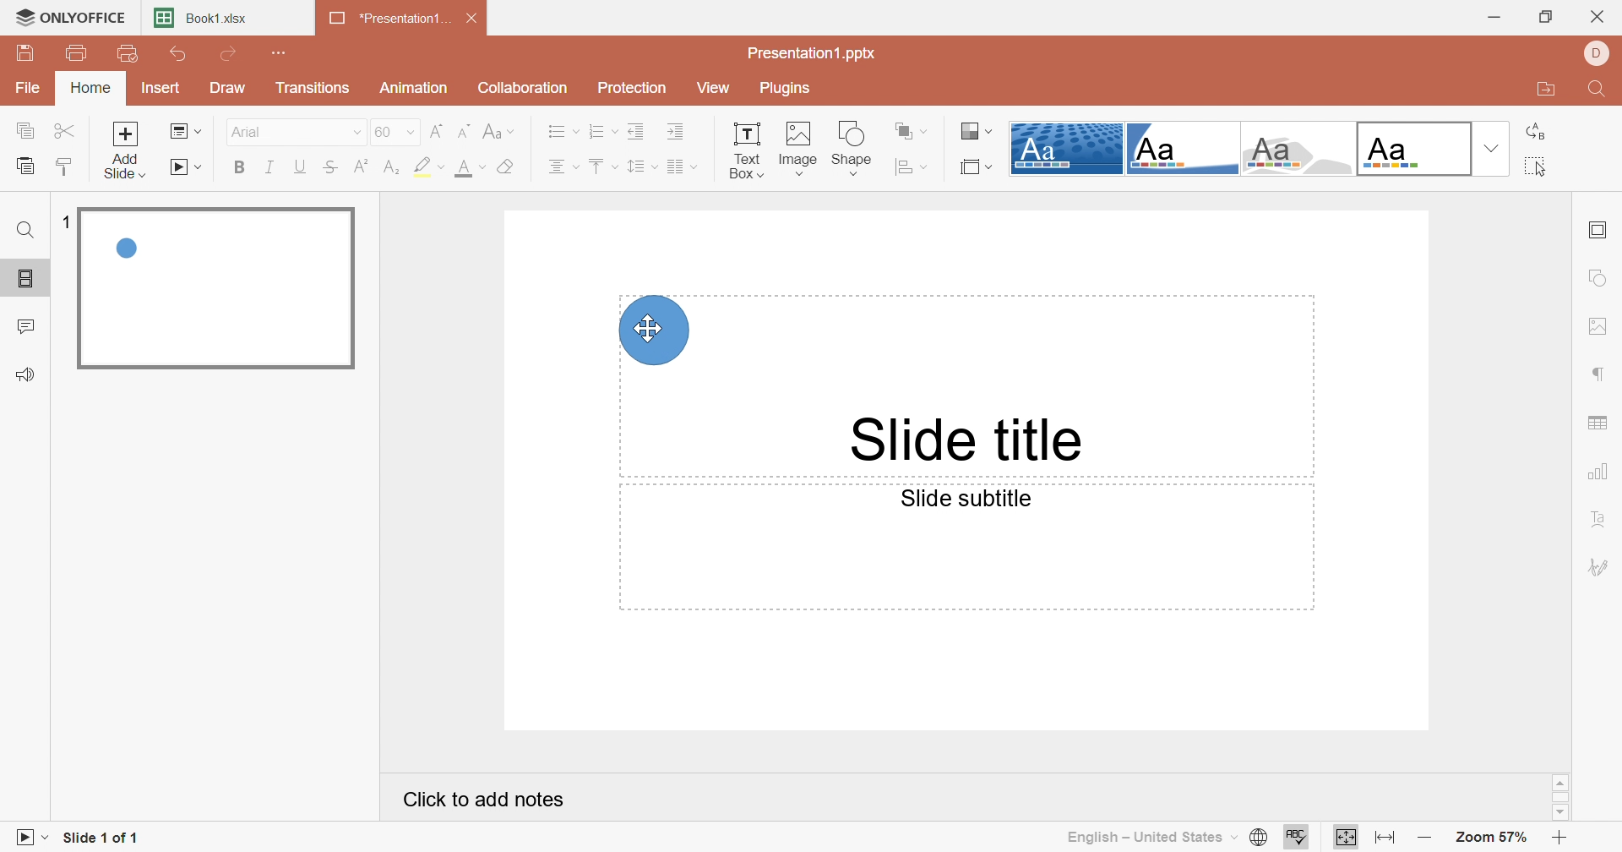  I want to click on Slide 1 of 1, so click(101, 839).